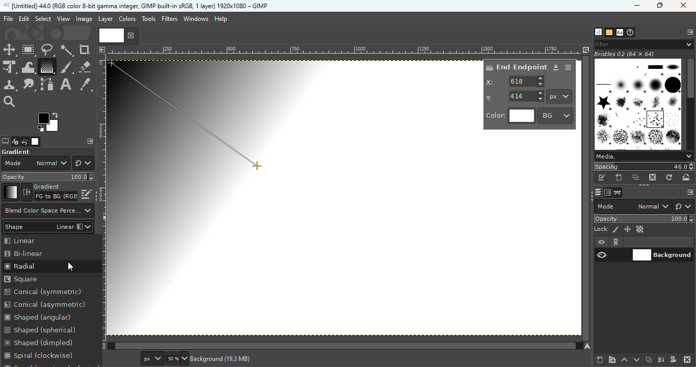  What do you see at coordinates (674, 359) in the screenshot?
I see `Add a mask that allows non destructive editing of transperency` at bounding box center [674, 359].